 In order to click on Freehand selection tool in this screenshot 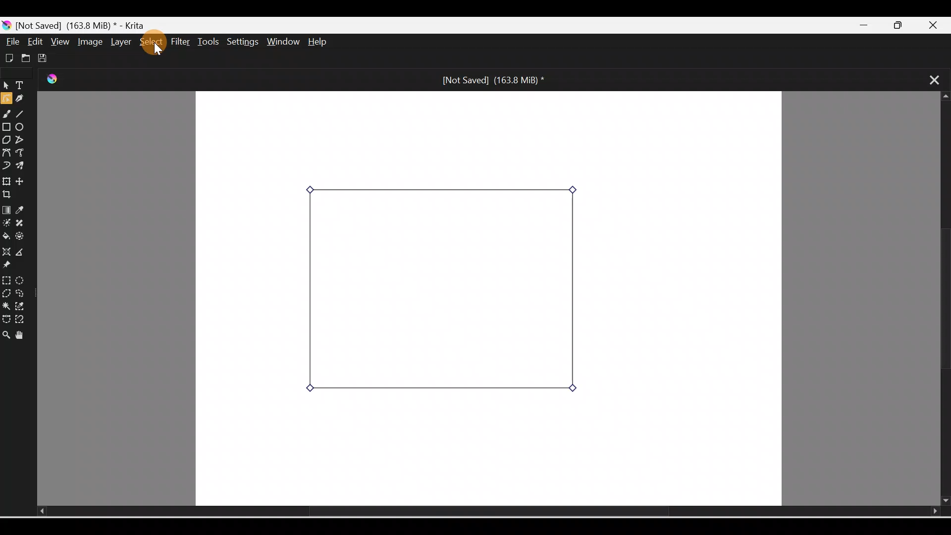, I will do `click(23, 293)`.